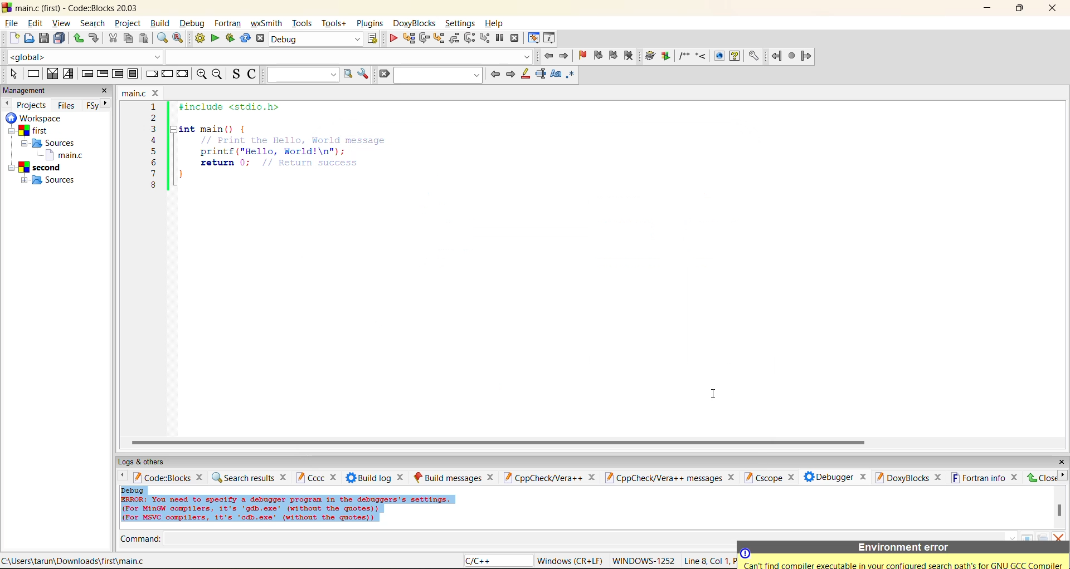  I want to click on search, so click(439, 75).